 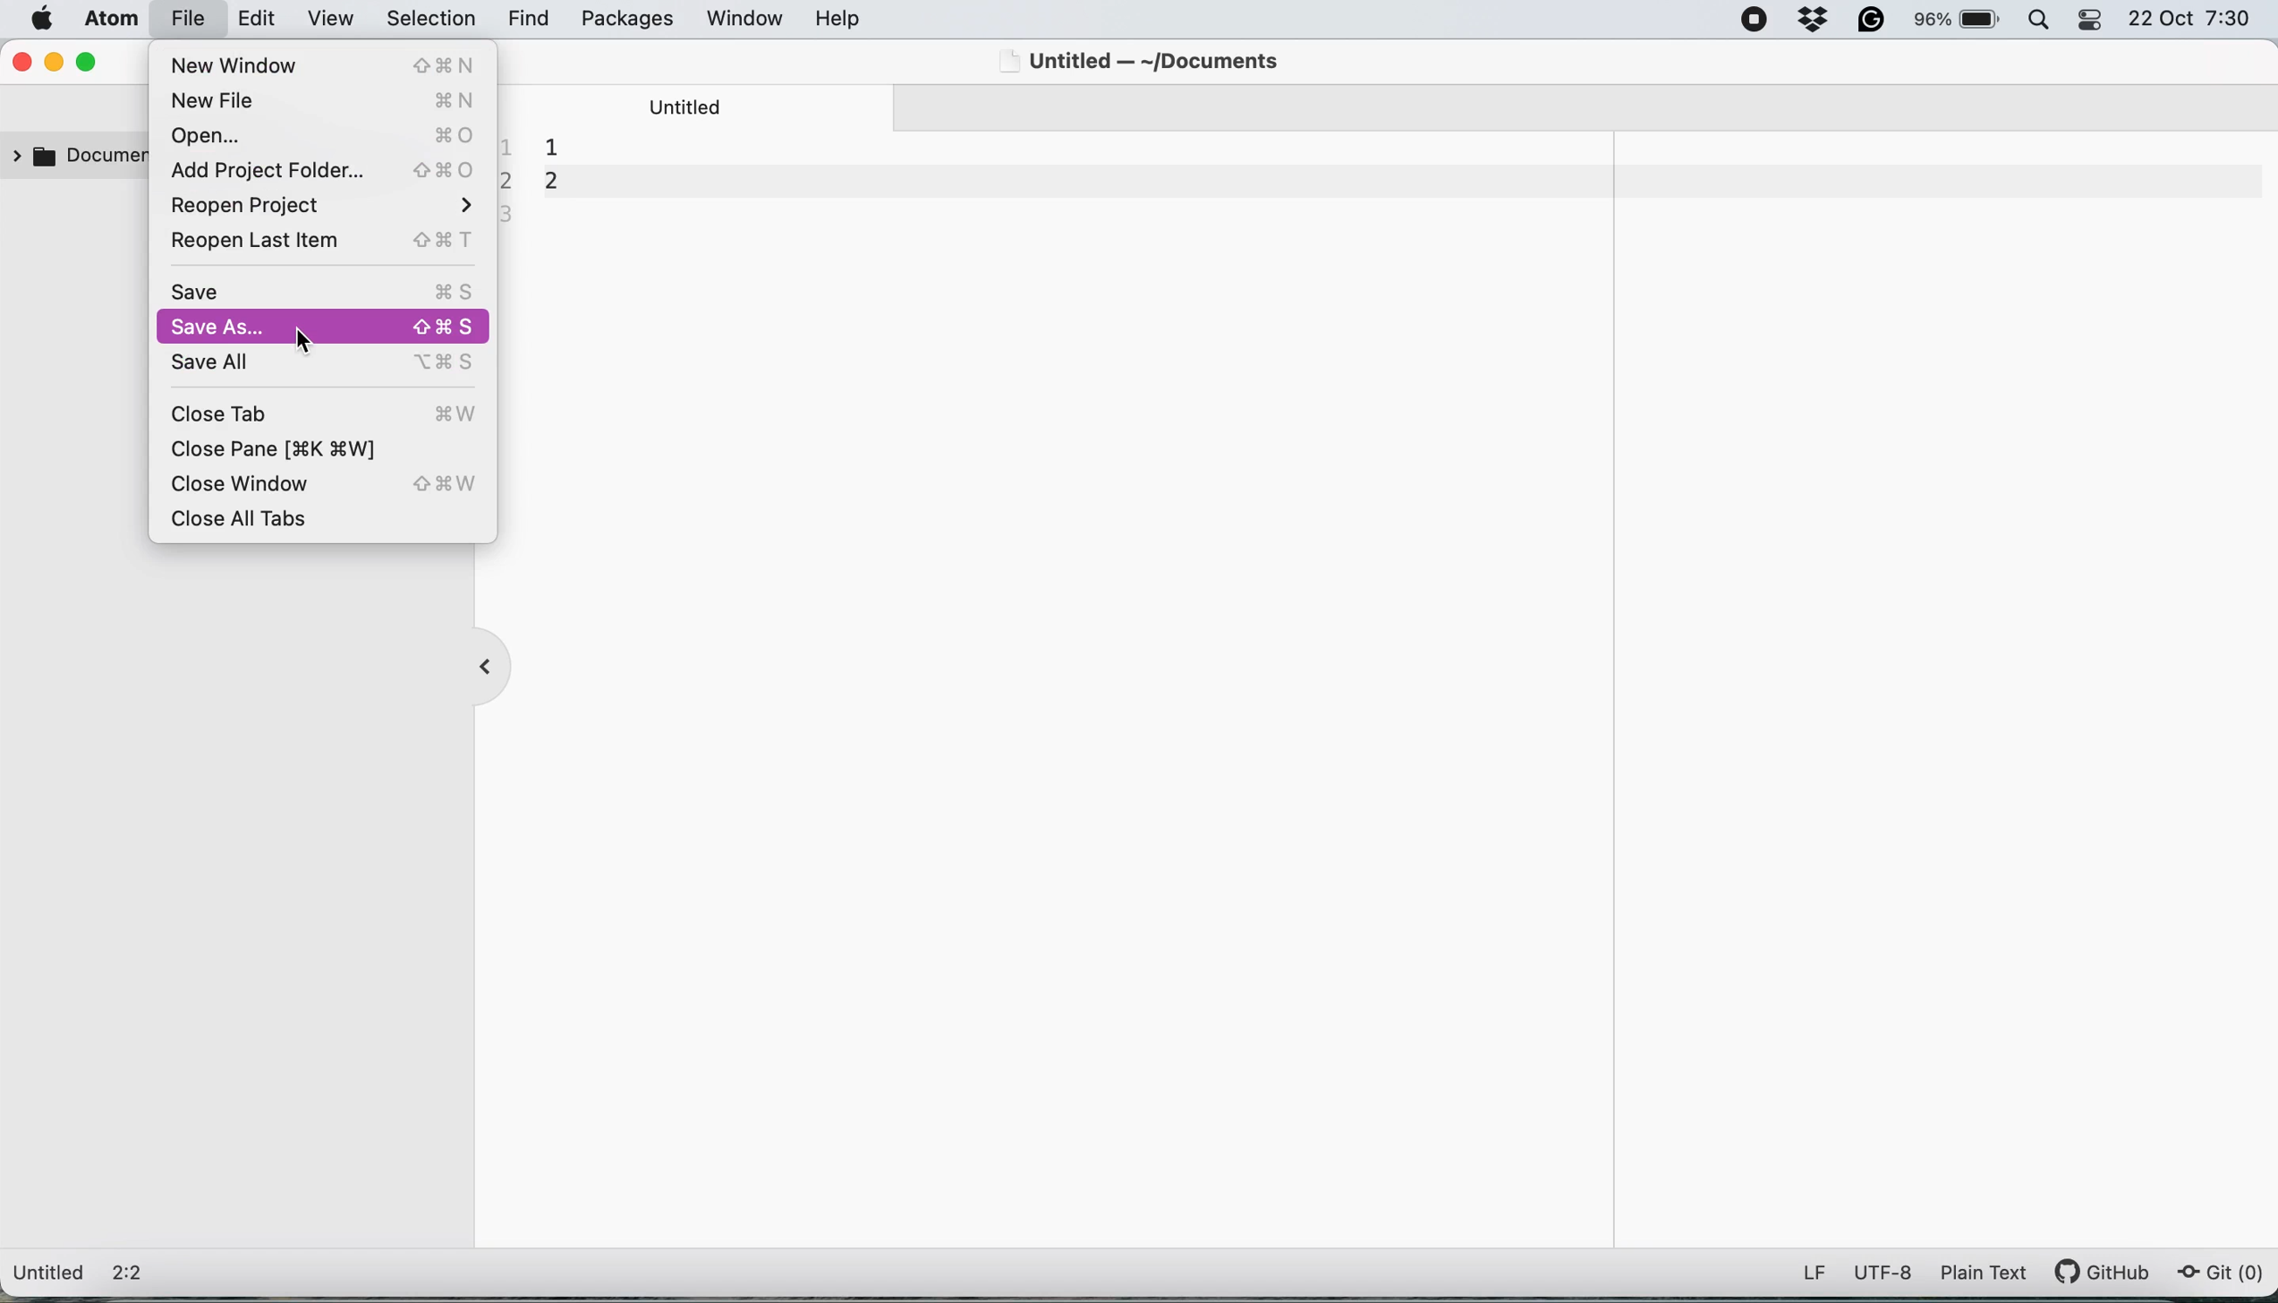 What do you see at coordinates (320, 202) in the screenshot?
I see `Reopen Project` at bounding box center [320, 202].